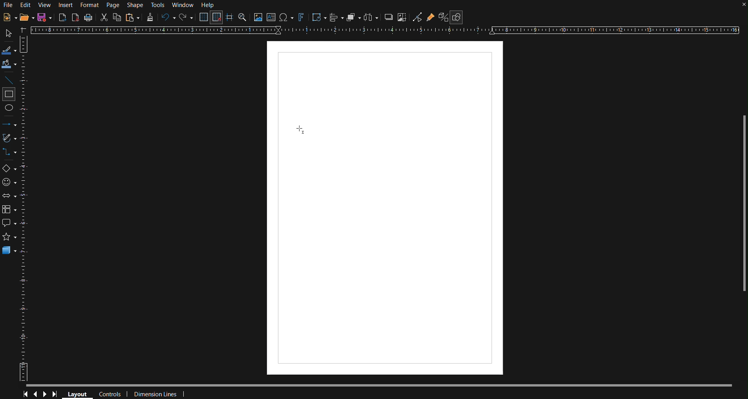 This screenshot has height=399, width=748. I want to click on Export, so click(62, 18).